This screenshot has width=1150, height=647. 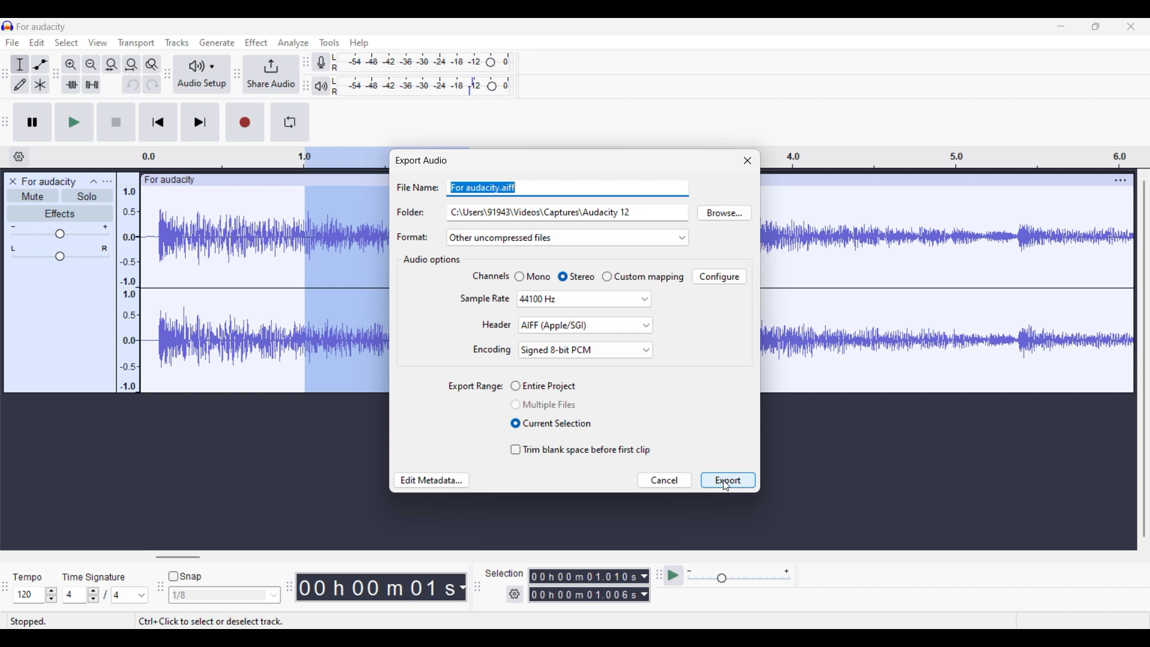 I want to click on Current Selection, so click(x=553, y=425).